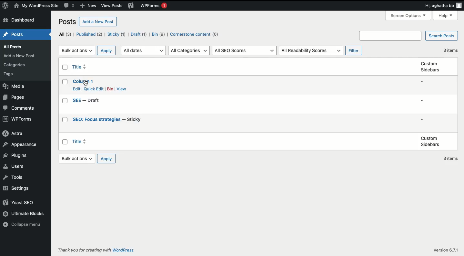 The image size is (464, 256). Describe the element at coordinates (66, 34) in the screenshot. I see `All` at that location.